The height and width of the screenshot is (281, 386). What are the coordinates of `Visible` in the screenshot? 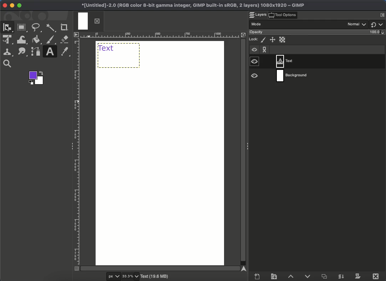 It's located at (254, 62).